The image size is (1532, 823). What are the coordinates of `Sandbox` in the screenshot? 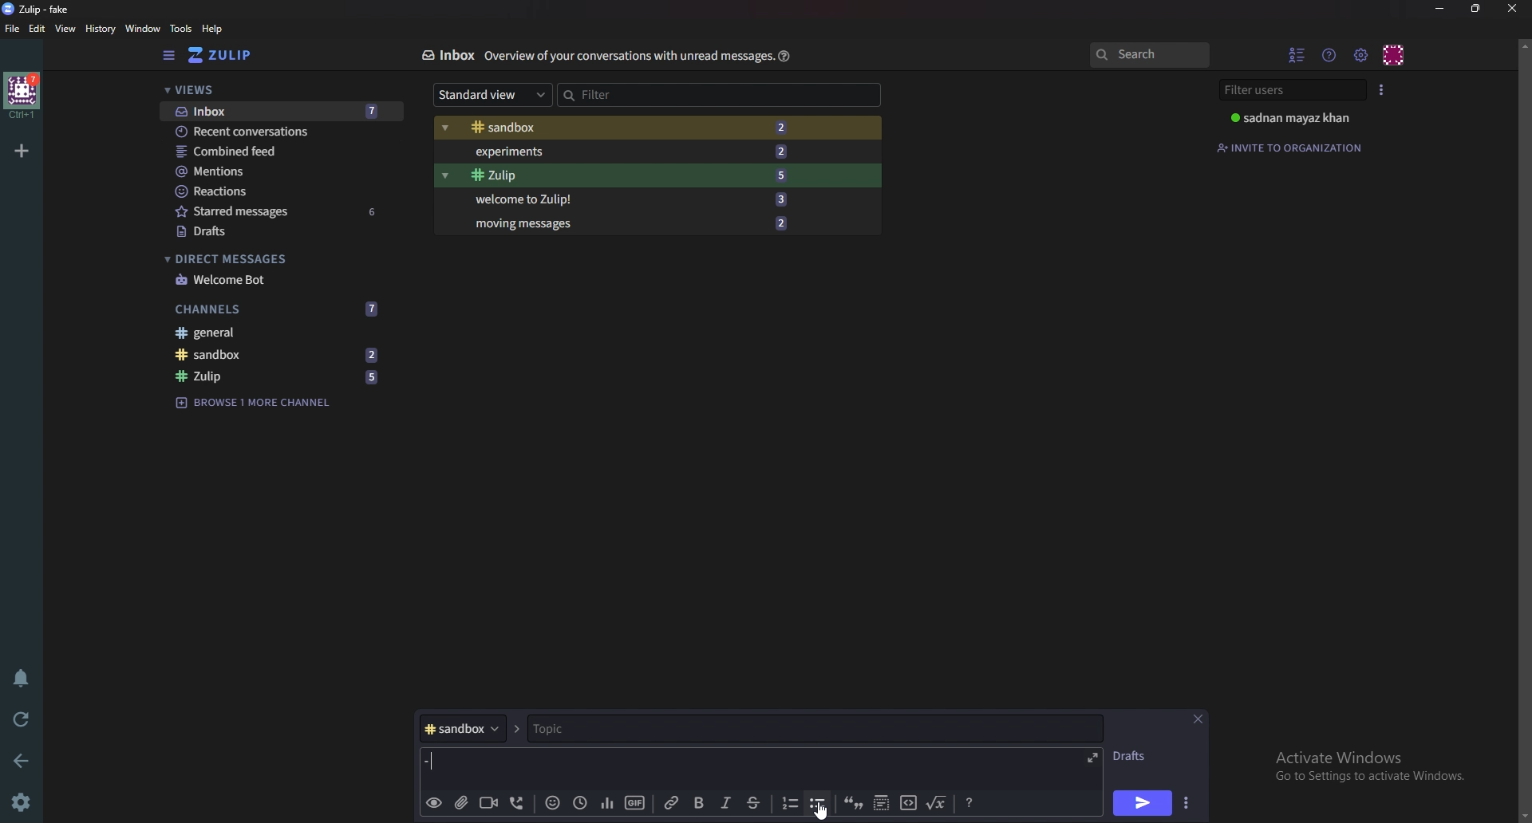 It's located at (622, 128).